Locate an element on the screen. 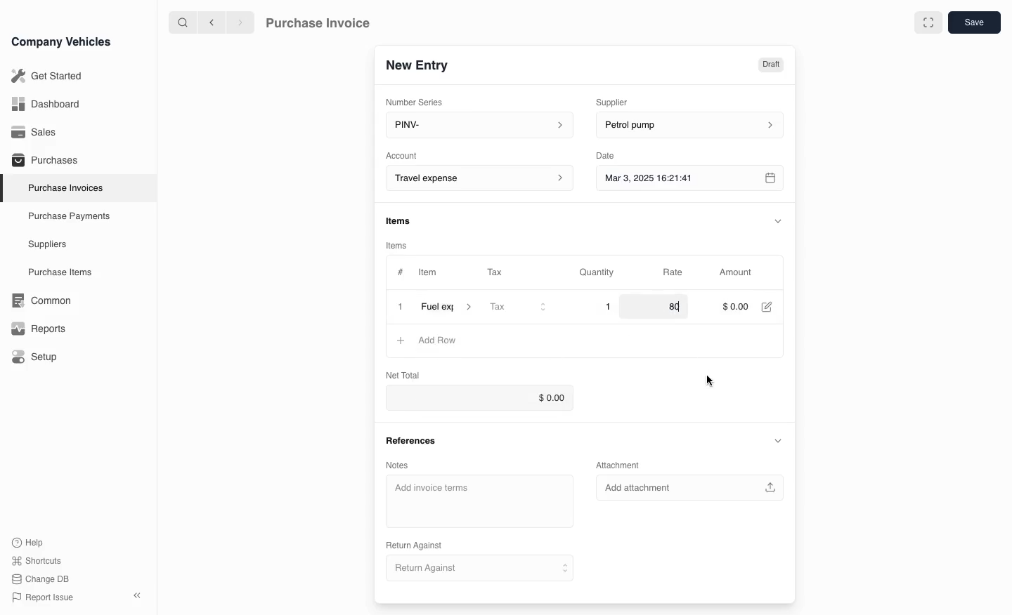 The image size is (1012, 615). Add Row is located at coordinates (426, 341).